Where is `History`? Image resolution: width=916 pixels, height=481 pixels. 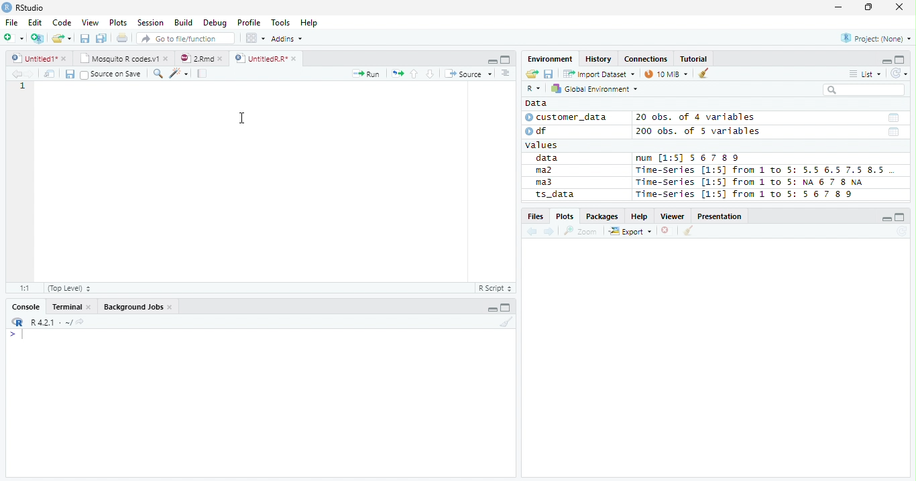 History is located at coordinates (599, 60).